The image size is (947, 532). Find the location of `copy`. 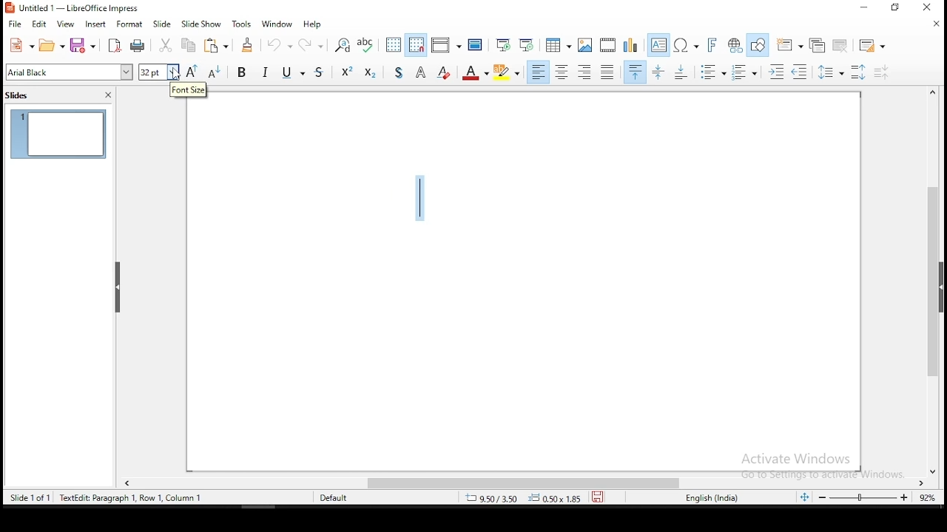

copy is located at coordinates (187, 45).